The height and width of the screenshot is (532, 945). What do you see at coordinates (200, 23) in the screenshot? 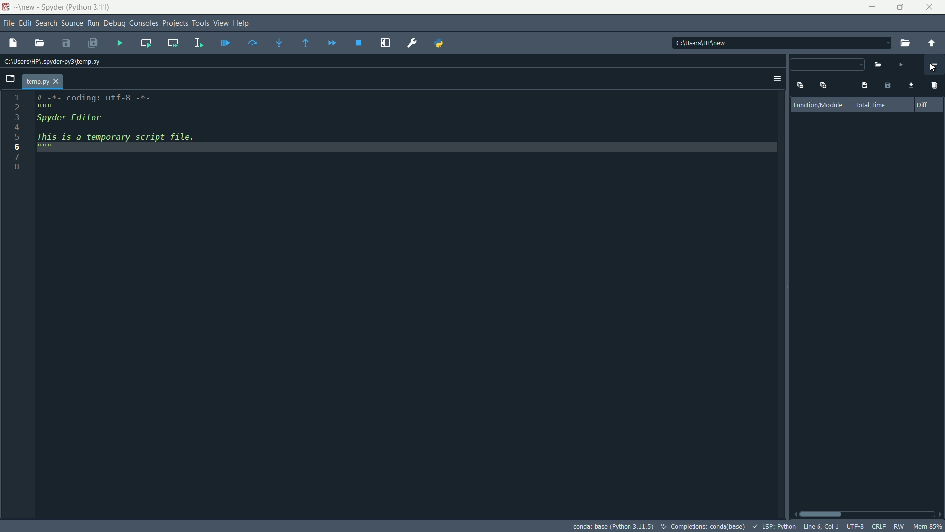
I see `tools menu` at bounding box center [200, 23].